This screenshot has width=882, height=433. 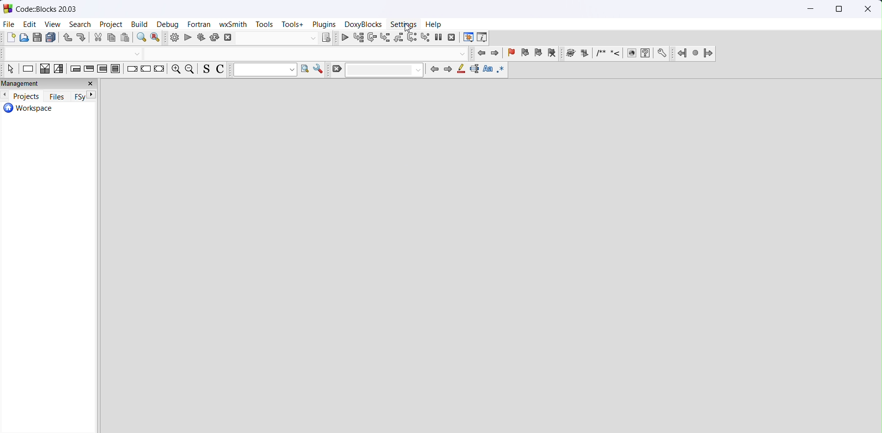 What do you see at coordinates (11, 70) in the screenshot?
I see `select` at bounding box center [11, 70].